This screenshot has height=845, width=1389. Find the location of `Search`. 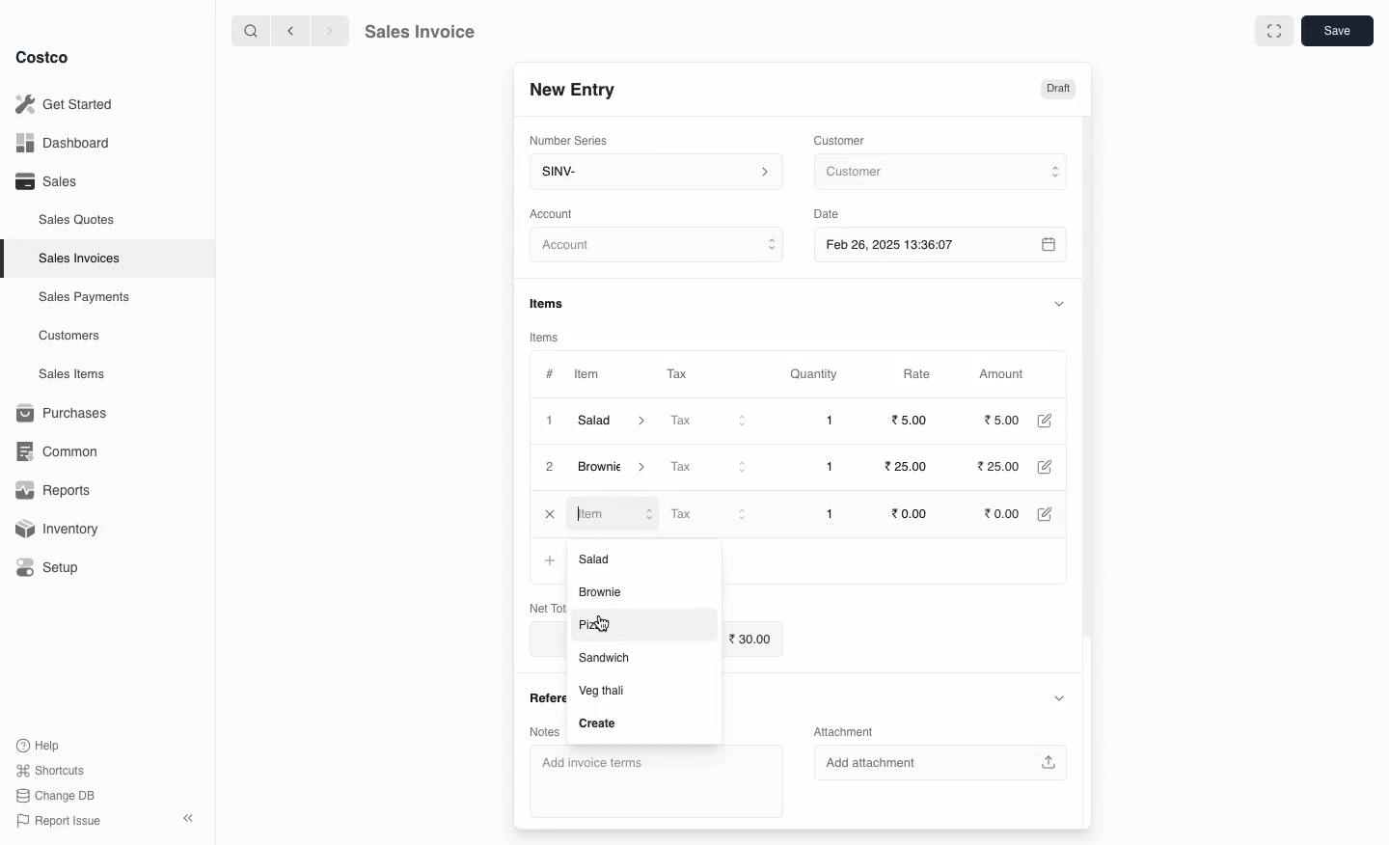

Search is located at coordinates (248, 30).